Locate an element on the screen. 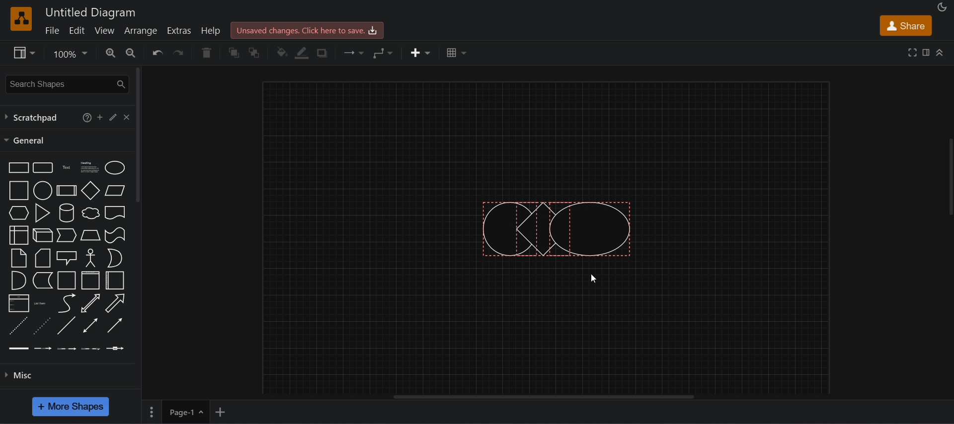  Curve is located at coordinates (67, 303).